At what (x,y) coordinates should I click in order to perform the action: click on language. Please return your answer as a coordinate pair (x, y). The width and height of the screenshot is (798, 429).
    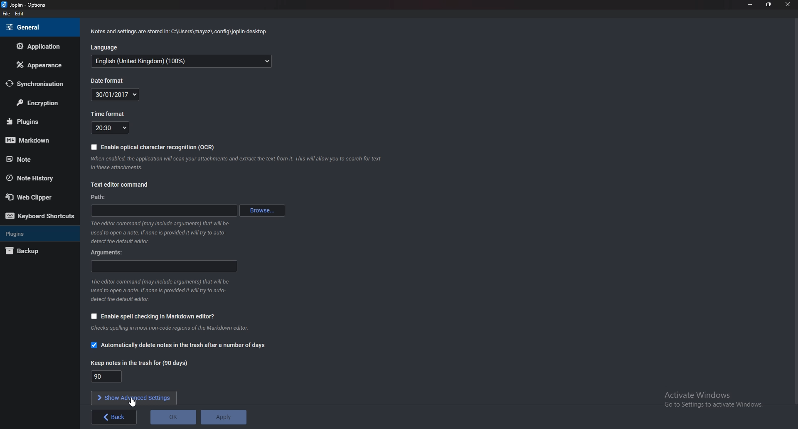
    Looking at the image, I should click on (182, 62).